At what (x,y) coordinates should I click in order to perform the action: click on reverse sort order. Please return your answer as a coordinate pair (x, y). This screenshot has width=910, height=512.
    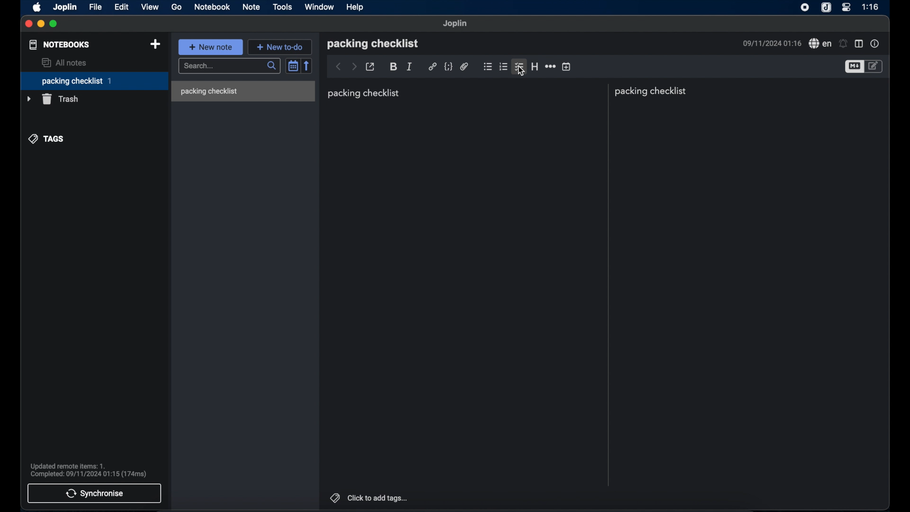
    Looking at the image, I should click on (307, 65).